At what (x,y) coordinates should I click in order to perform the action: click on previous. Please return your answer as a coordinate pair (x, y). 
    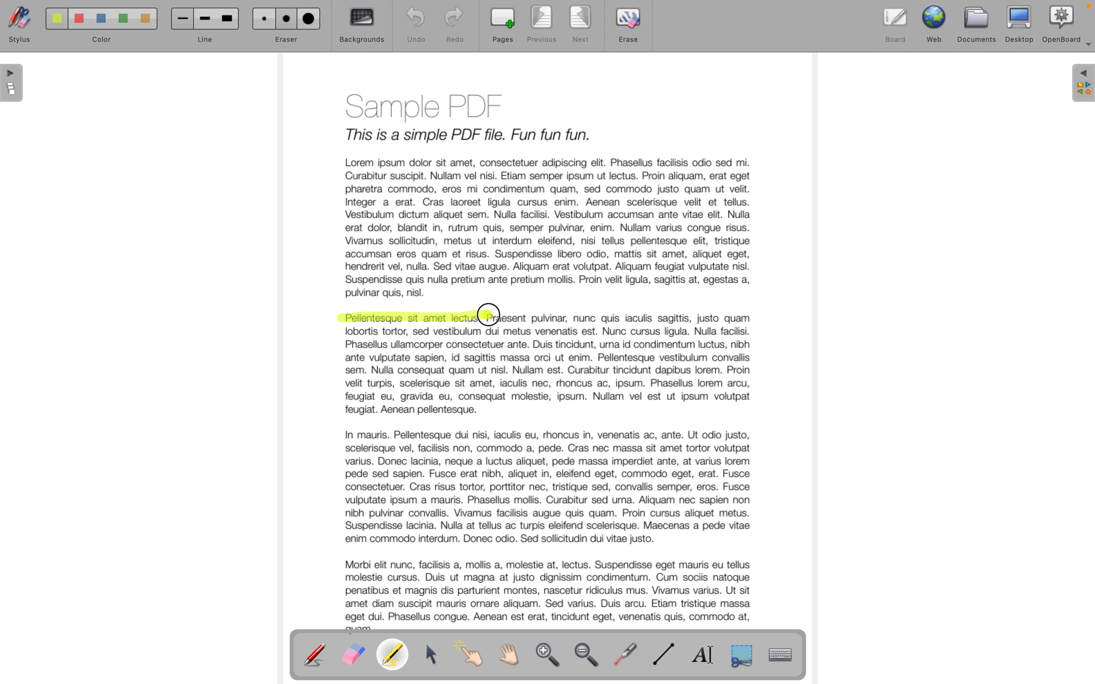
    Looking at the image, I should click on (544, 25).